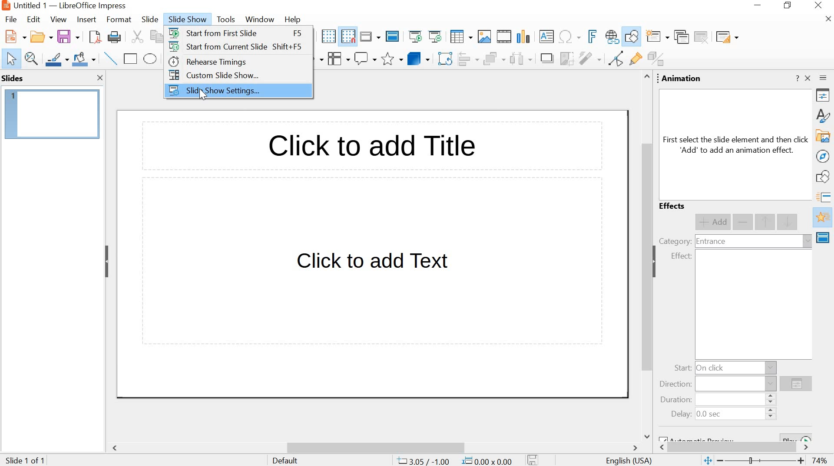 Image resolution: width=834 pixels, height=466 pixels. I want to click on text, so click(736, 145).